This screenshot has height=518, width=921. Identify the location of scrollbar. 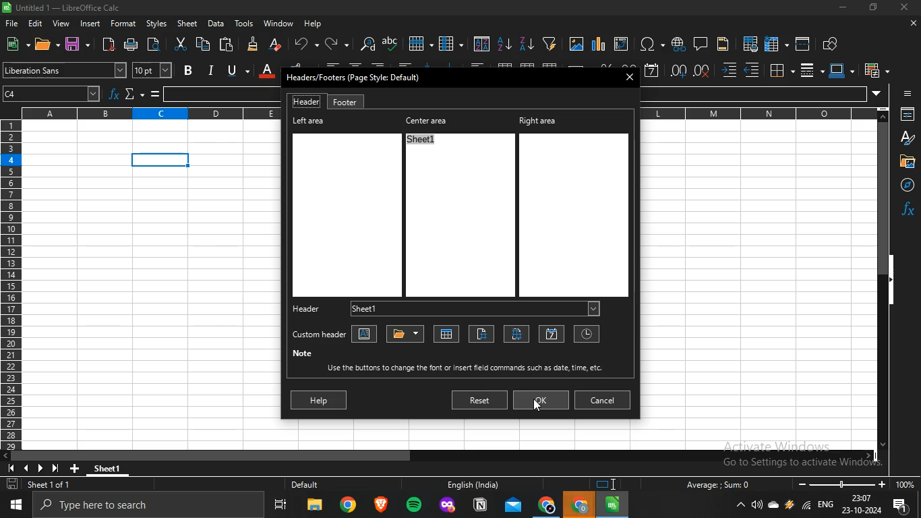
(440, 456).